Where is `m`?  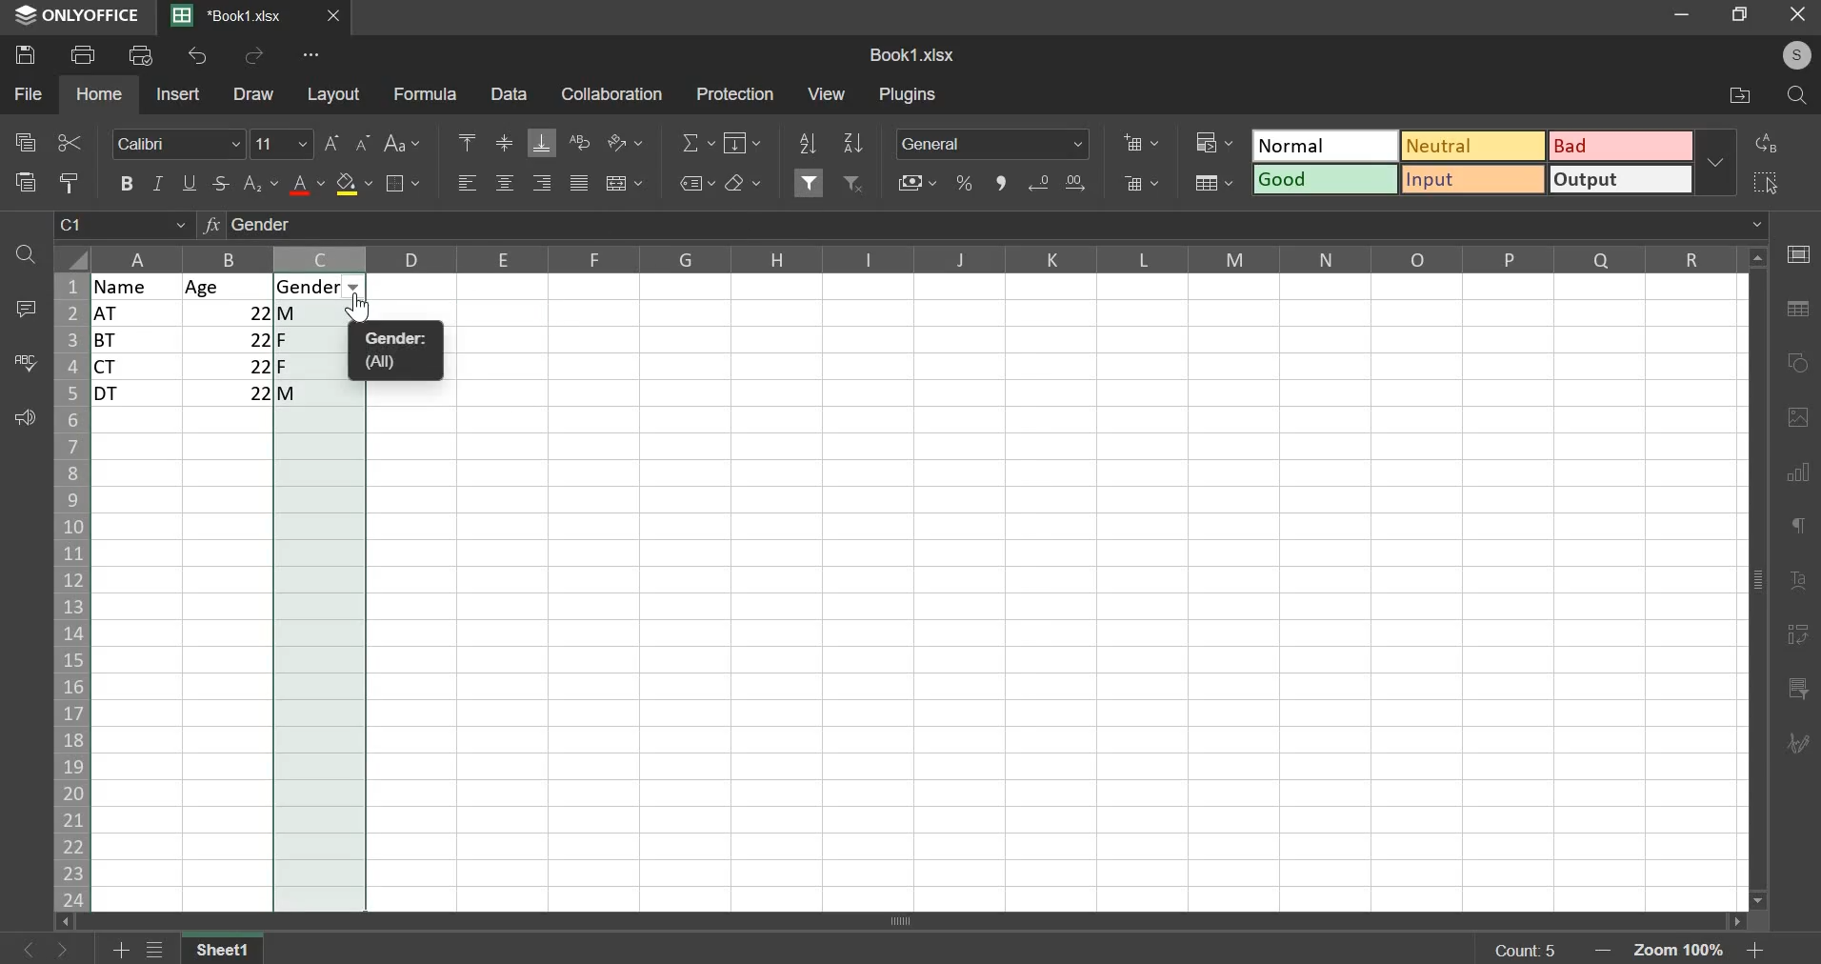
m is located at coordinates (319, 312).